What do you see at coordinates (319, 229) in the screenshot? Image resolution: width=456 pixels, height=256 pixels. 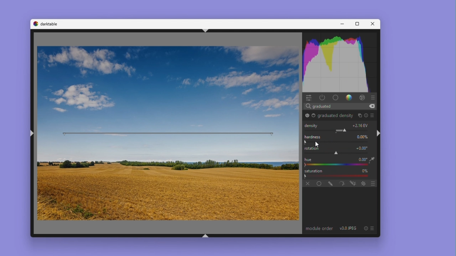 I see `module order` at bounding box center [319, 229].